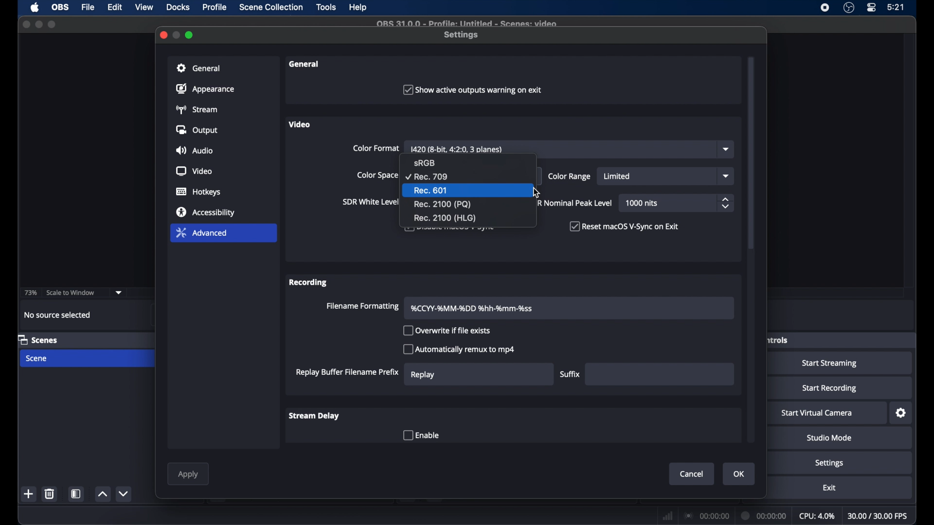  Describe the element at coordinates (726, 176) in the screenshot. I see `dropdown` at that location.